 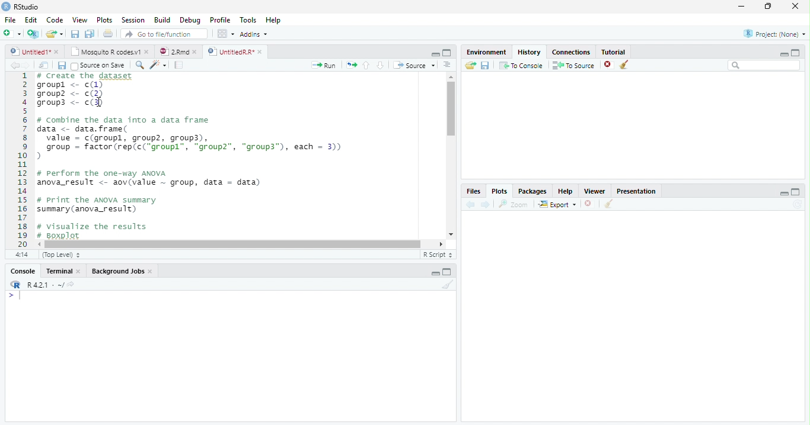 What do you see at coordinates (177, 50) in the screenshot?
I see `2Rmd` at bounding box center [177, 50].